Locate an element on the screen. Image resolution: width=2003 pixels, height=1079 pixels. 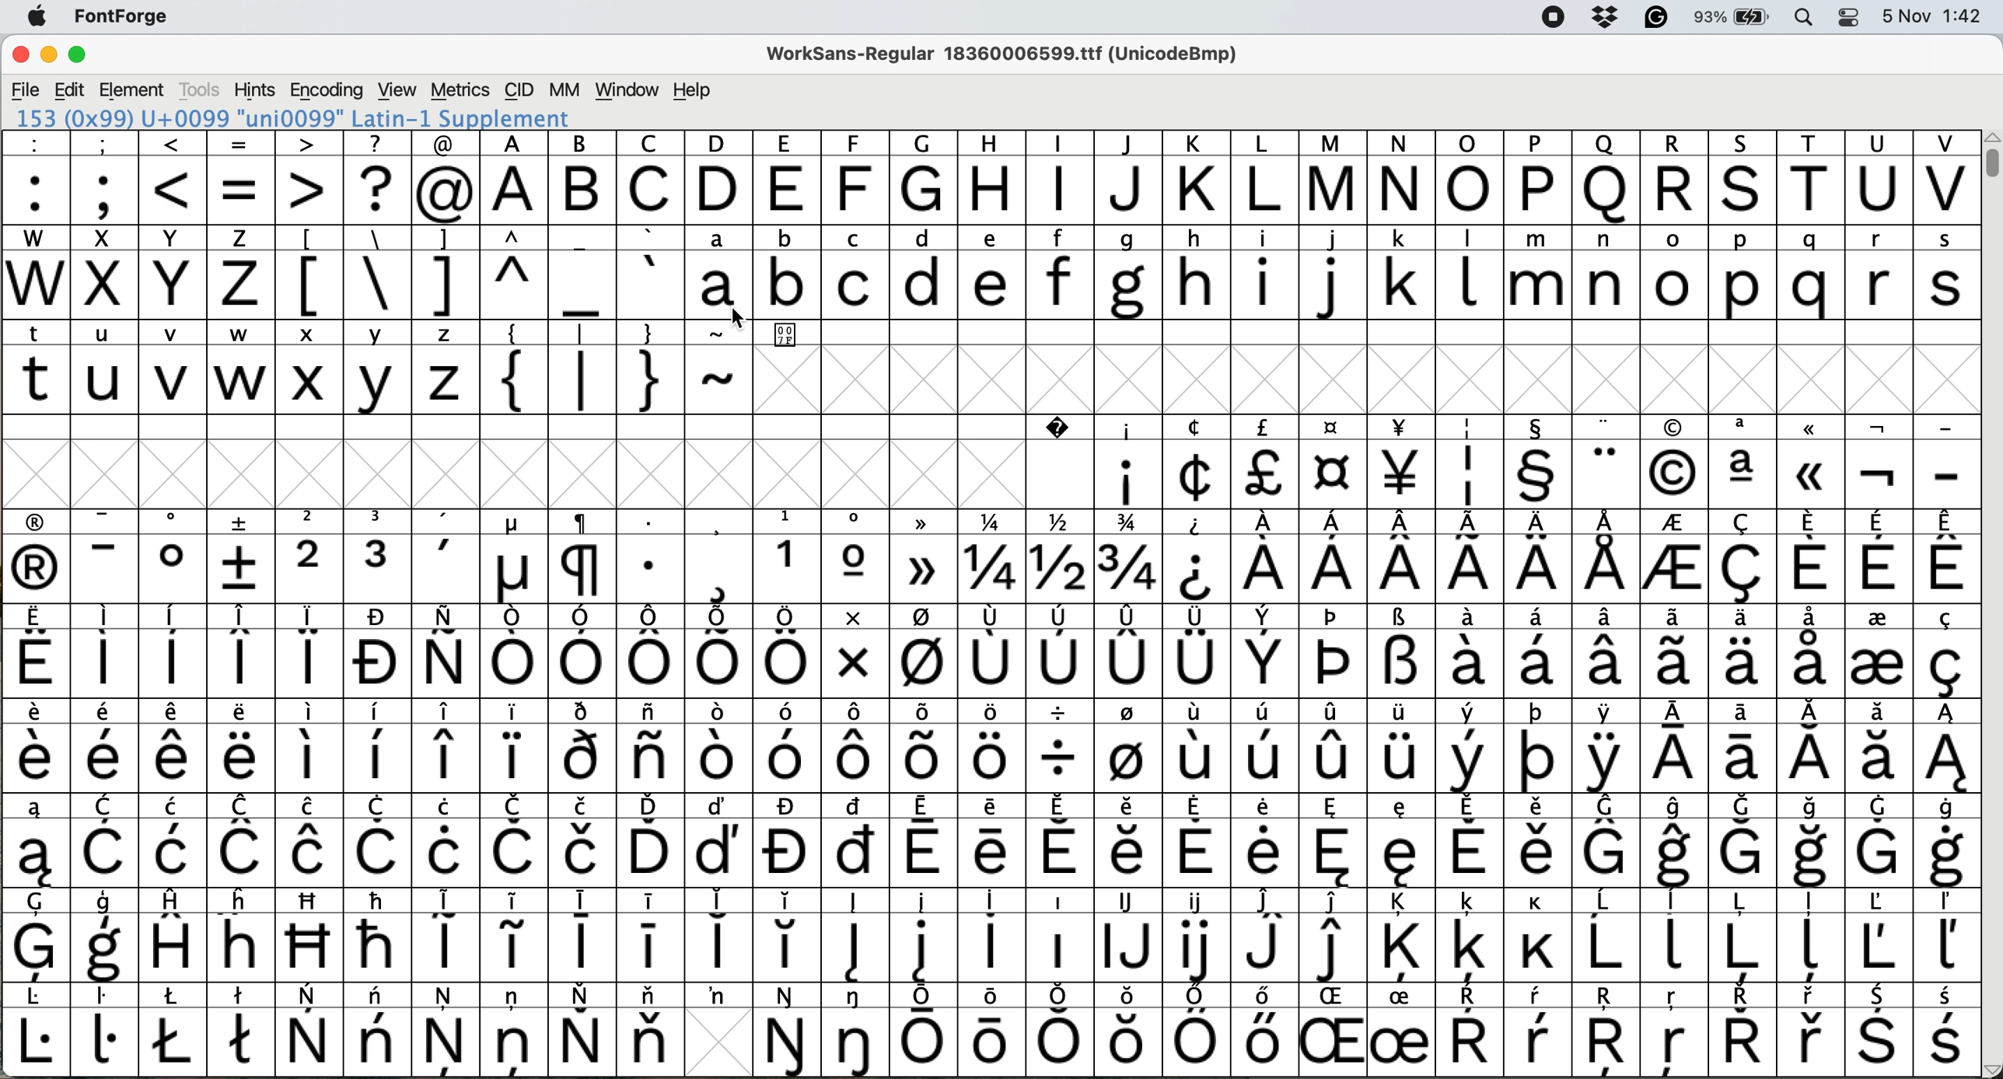
symbol is located at coordinates (1199, 745).